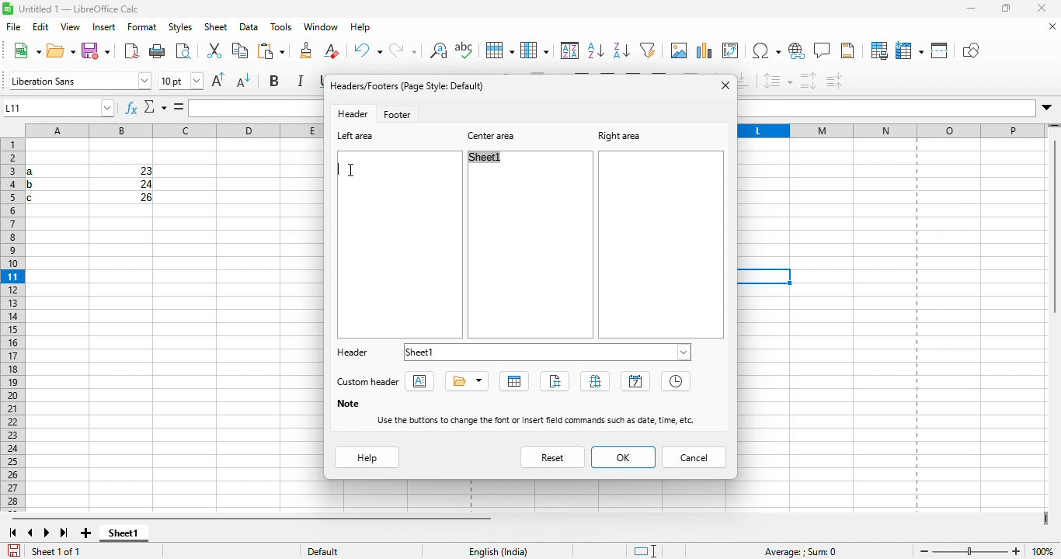  Describe the element at coordinates (356, 170) in the screenshot. I see `cursor movement` at that location.